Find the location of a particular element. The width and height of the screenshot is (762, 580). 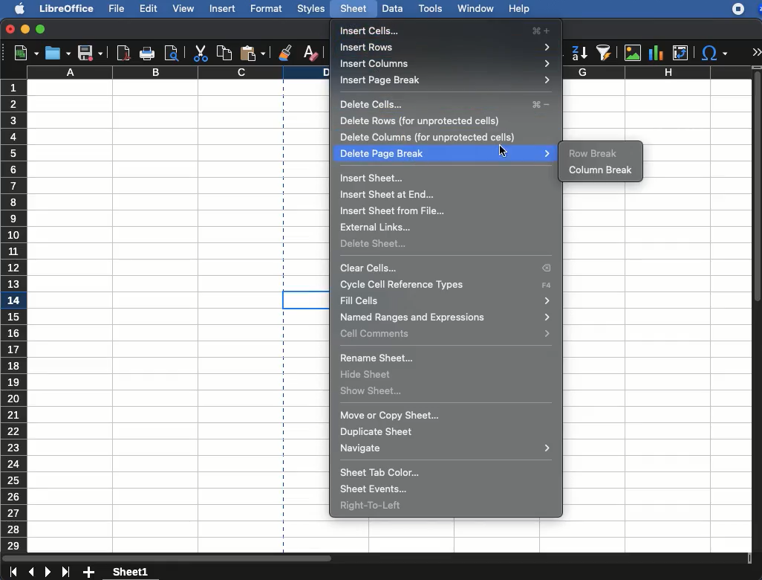

column break is located at coordinates (601, 171).